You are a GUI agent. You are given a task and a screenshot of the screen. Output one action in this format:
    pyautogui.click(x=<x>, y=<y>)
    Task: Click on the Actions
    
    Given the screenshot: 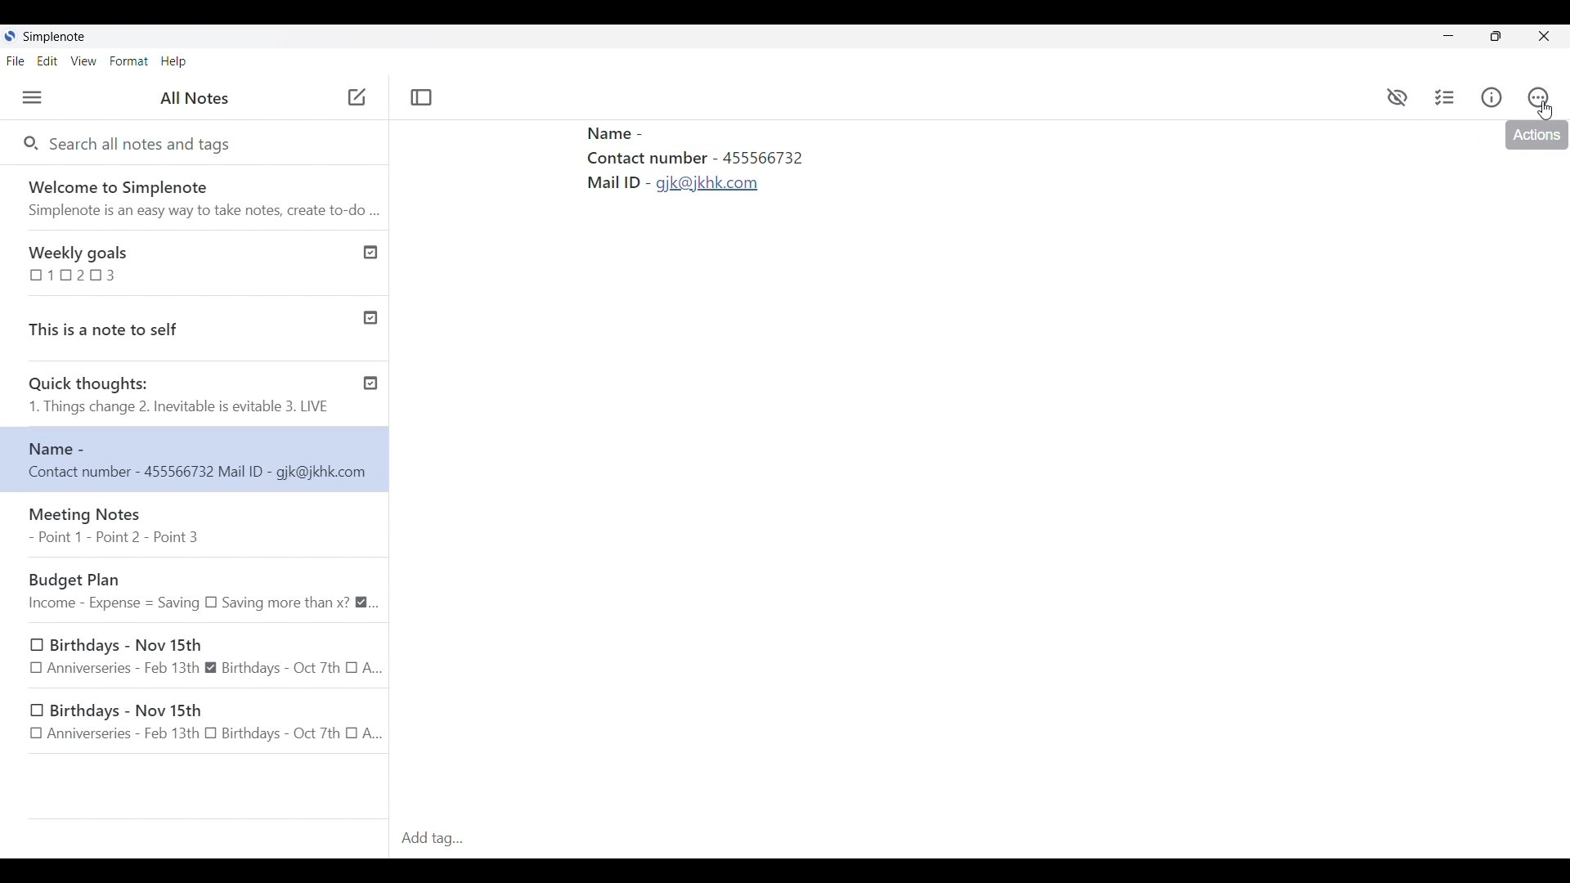 What is the action you would take?
    pyautogui.click(x=1541, y=96)
    